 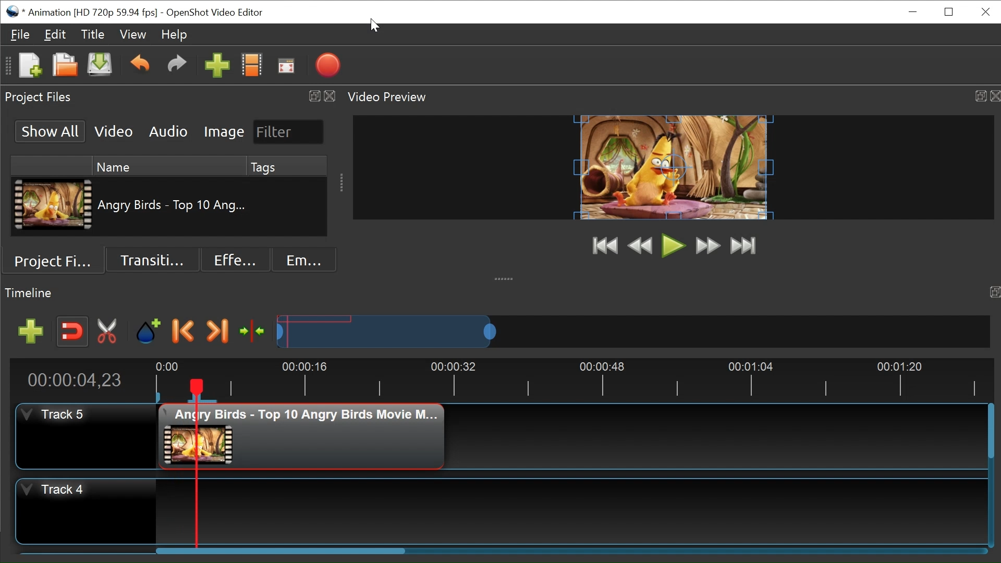 I want to click on Import Files, so click(x=217, y=65).